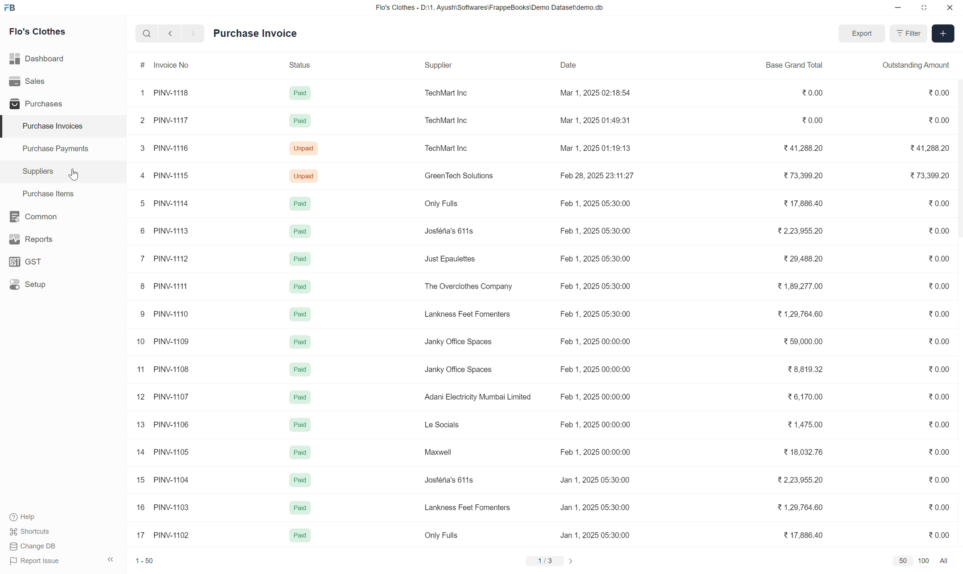  Describe the element at coordinates (595, 479) in the screenshot. I see `Jan 1, 2025 05:30:00` at that location.